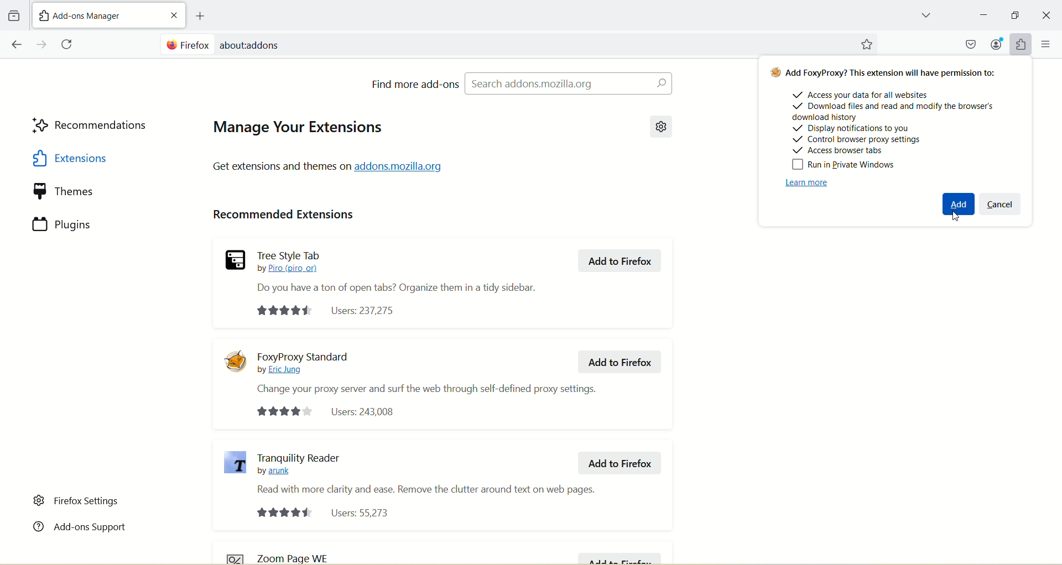 The image size is (1062, 565). Describe the element at coordinates (884, 109) in the screenshot. I see `# Add FoxyProxy? This extension will have permission to:
Access your data for all websites
~/ Download files and read and modify the browser's
download history
+ Display notifications to you
+ Control browser proxy settings
~ Siatatae Ioana Bika` at that location.